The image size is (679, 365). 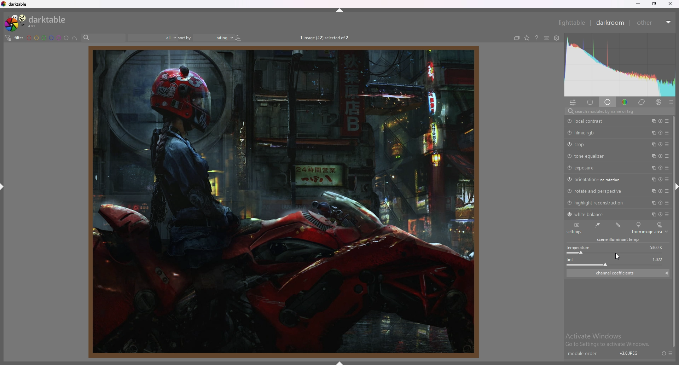 What do you see at coordinates (660, 121) in the screenshot?
I see `reset` at bounding box center [660, 121].